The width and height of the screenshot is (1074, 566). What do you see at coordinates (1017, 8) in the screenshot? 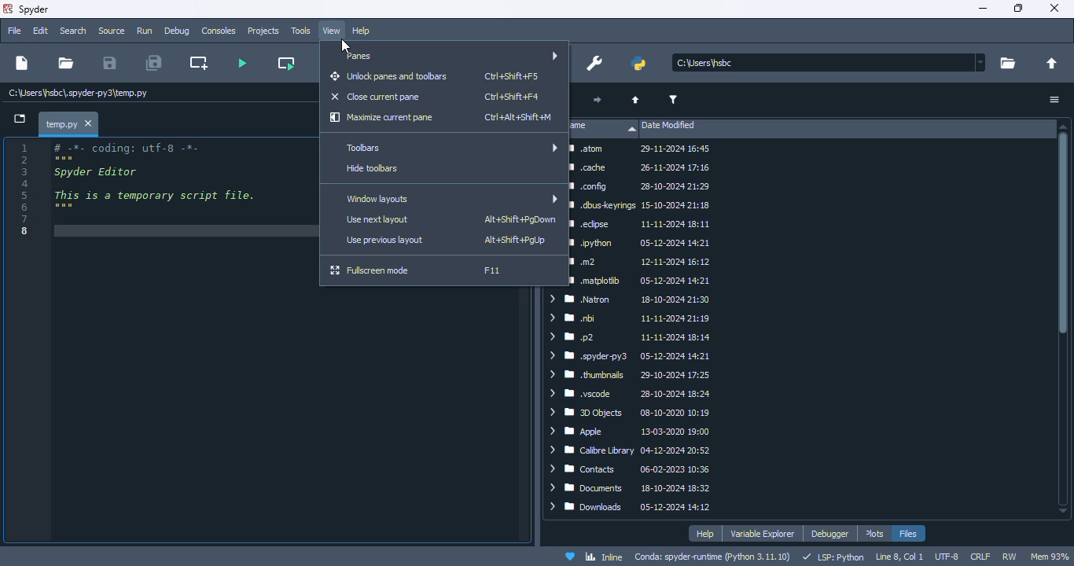
I see `maximize` at bounding box center [1017, 8].